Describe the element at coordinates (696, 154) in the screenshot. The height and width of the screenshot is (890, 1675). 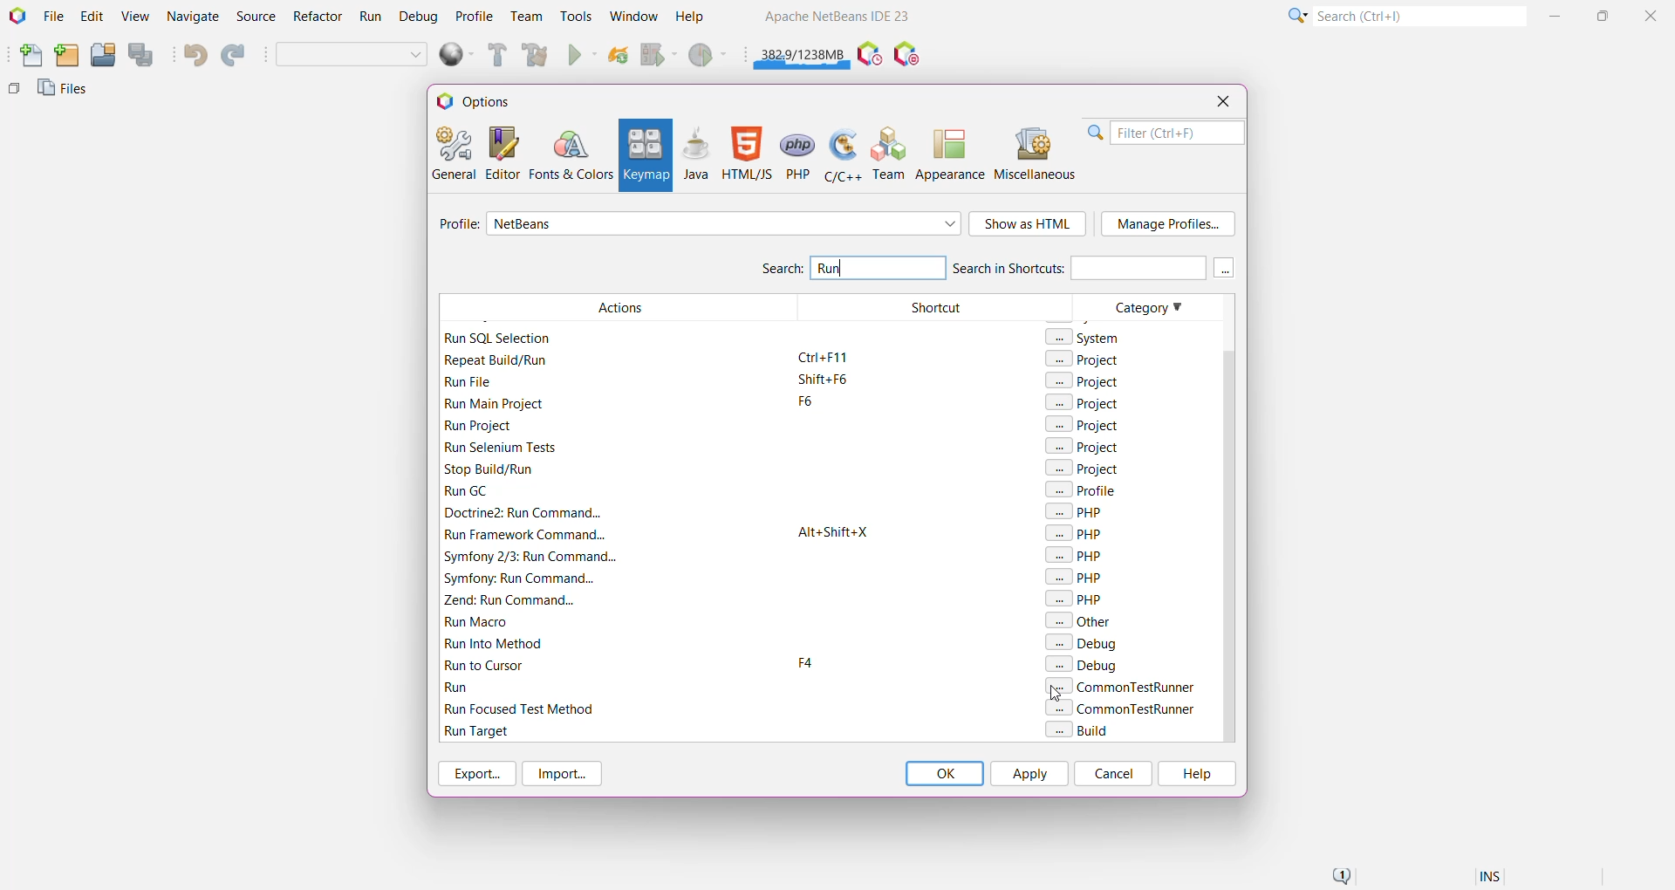
I see `Java` at that location.